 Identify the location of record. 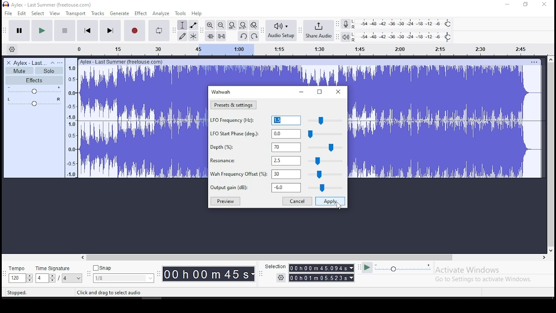
(136, 30).